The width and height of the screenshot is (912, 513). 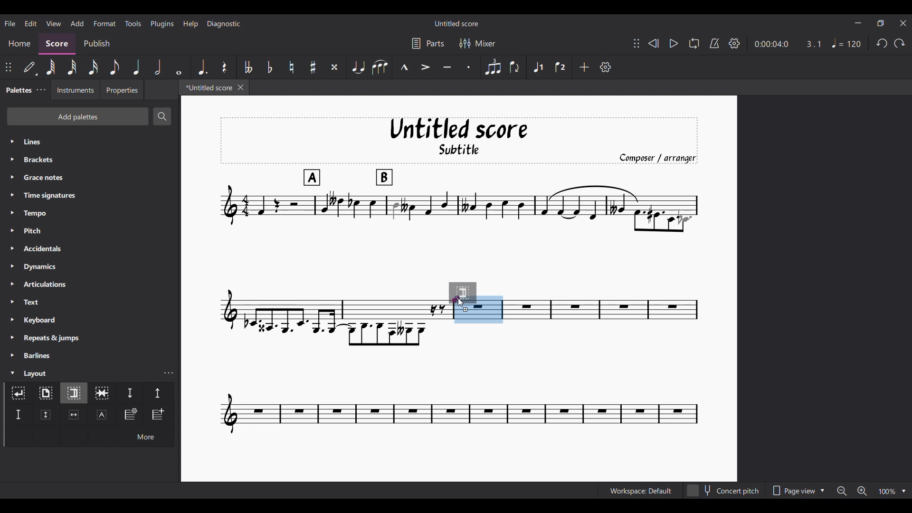 I want to click on Accent, so click(x=426, y=67).